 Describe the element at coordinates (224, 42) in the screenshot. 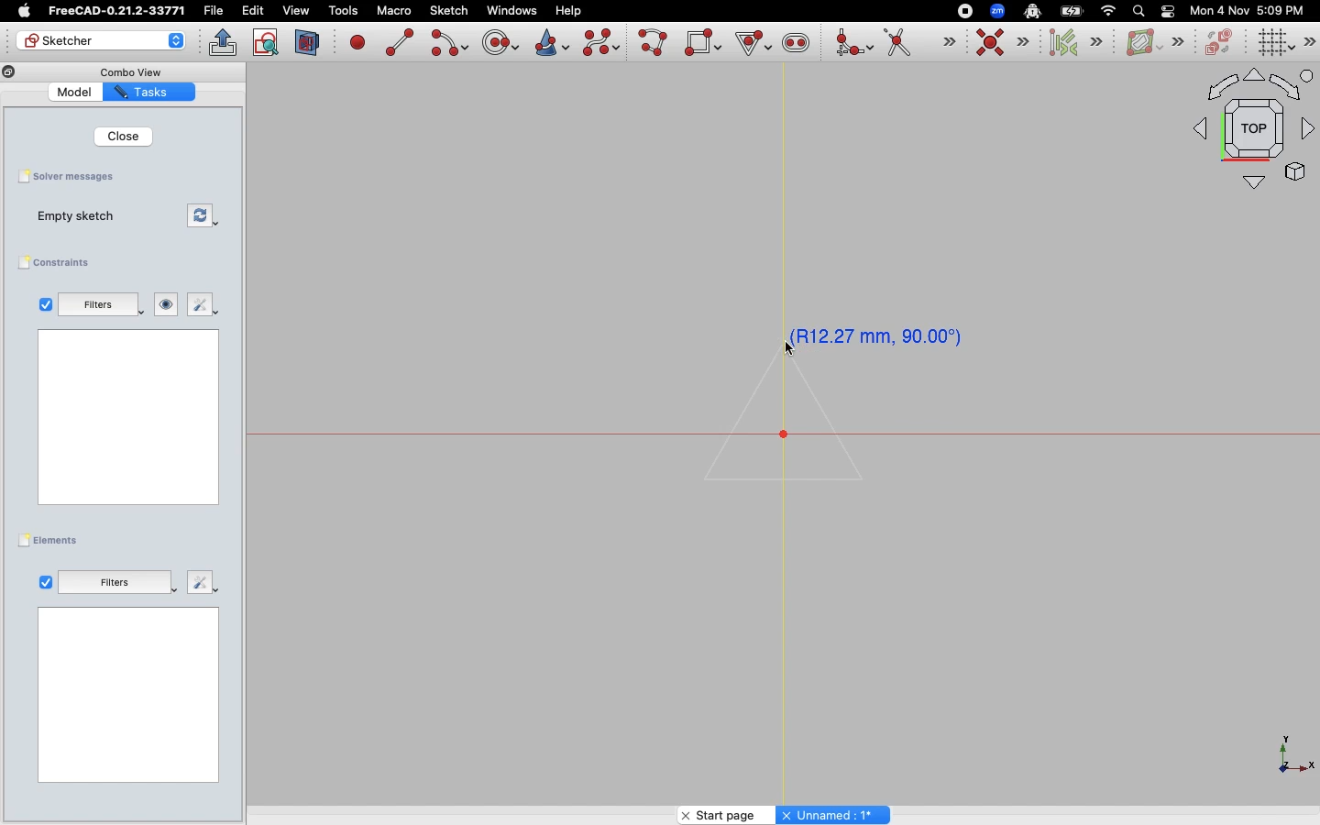

I see `Leave sketch` at that location.